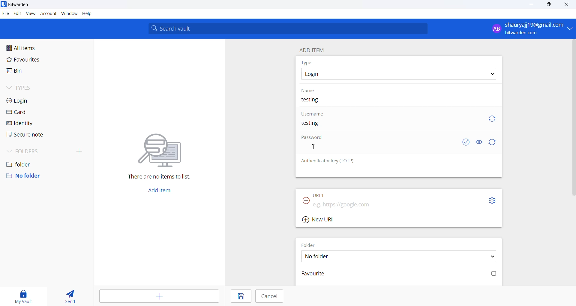 This screenshot has height=306, width=576. What do you see at coordinates (491, 118) in the screenshot?
I see `refresh` at bounding box center [491, 118].